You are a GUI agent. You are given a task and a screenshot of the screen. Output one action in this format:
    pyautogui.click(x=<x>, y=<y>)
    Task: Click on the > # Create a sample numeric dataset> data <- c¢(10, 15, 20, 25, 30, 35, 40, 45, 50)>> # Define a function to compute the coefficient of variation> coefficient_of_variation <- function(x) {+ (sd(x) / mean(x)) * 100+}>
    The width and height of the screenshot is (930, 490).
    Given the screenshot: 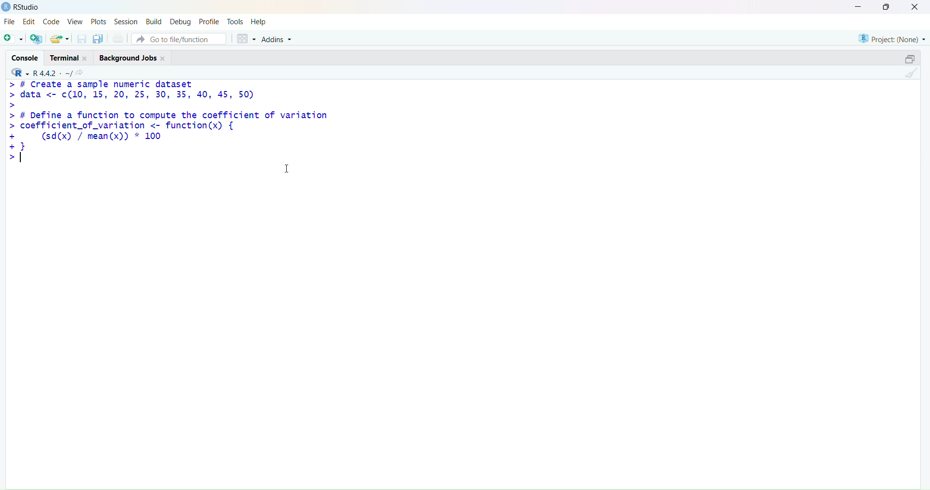 What is the action you would take?
    pyautogui.click(x=170, y=122)
    